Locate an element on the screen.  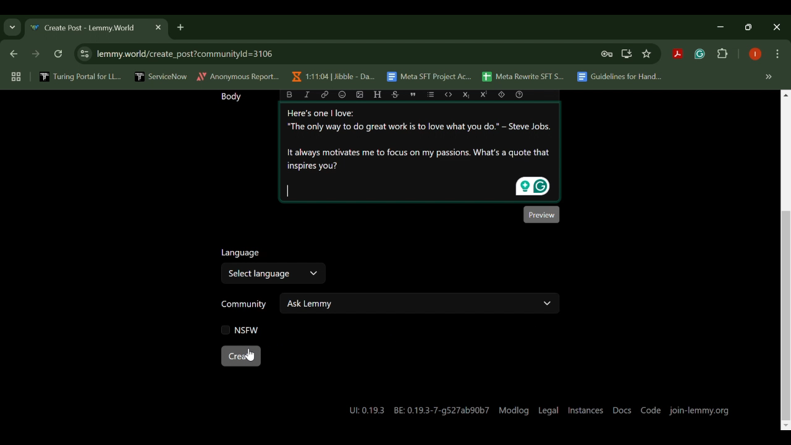
Acrobat Extension is located at coordinates (677, 54).